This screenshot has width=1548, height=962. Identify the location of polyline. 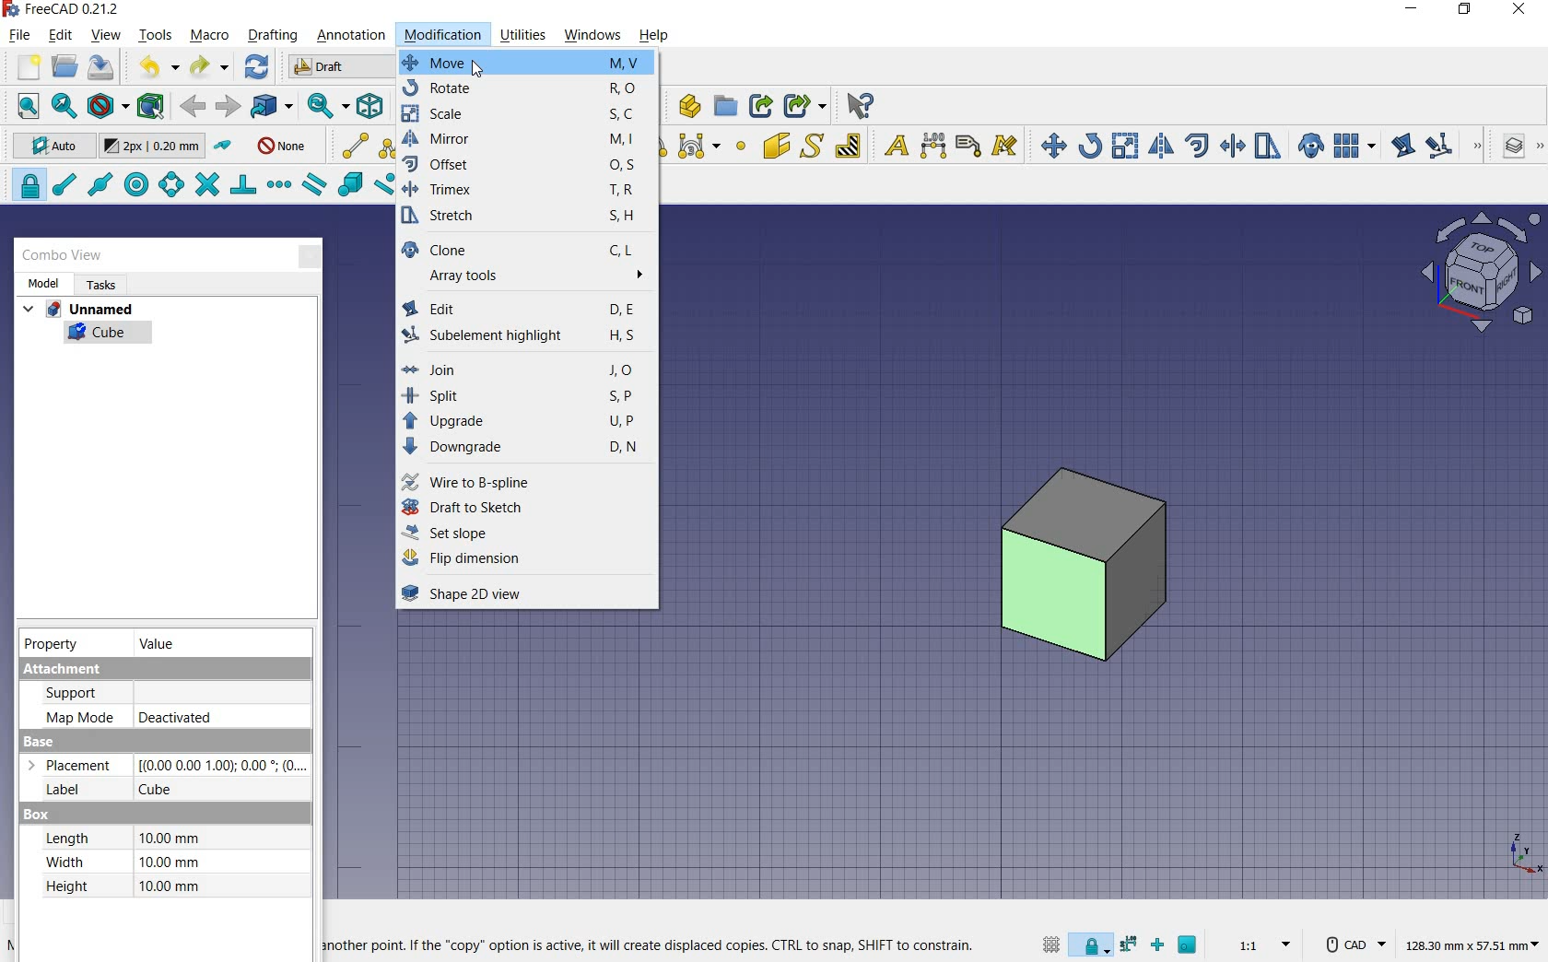
(393, 147).